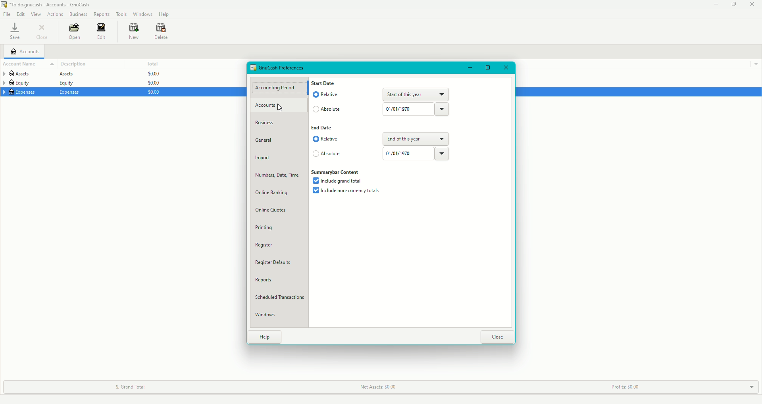 This screenshot has width=762, height=404. What do you see at coordinates (265, 140) in the screenshot?
I see `General` at bounding box center [265, 140].